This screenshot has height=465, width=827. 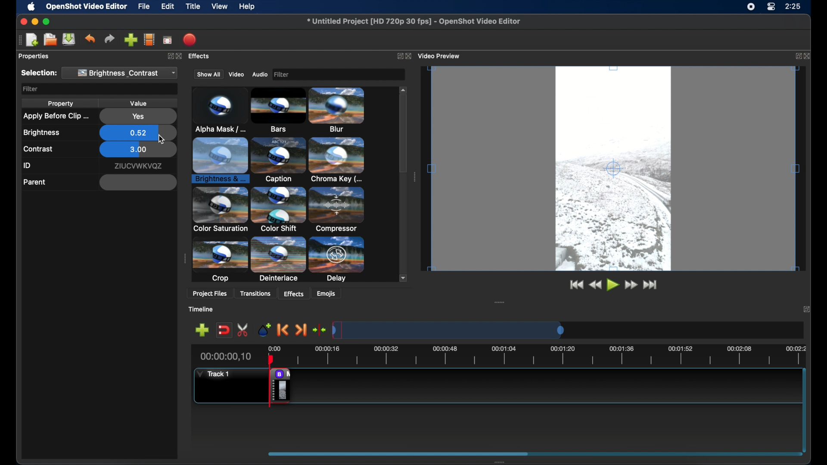 I want to click on export video, so click(x=190, y=39).